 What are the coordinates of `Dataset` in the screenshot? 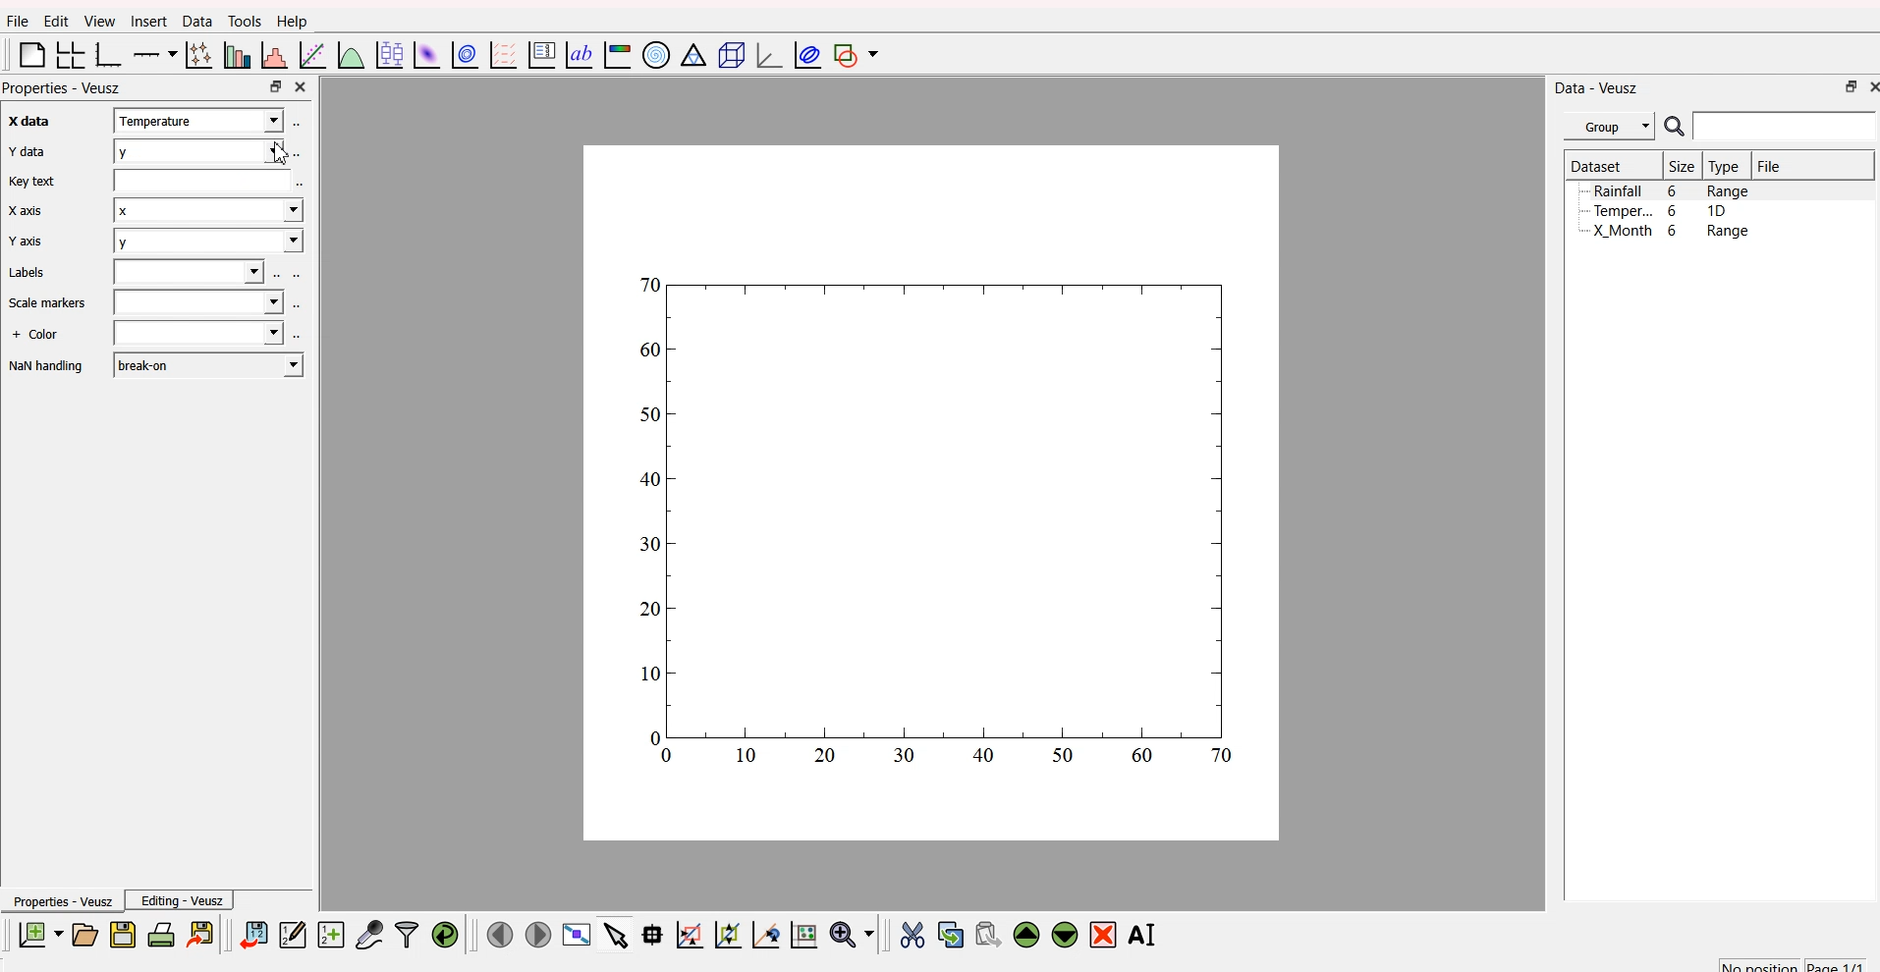 It's located at (1596, 165).